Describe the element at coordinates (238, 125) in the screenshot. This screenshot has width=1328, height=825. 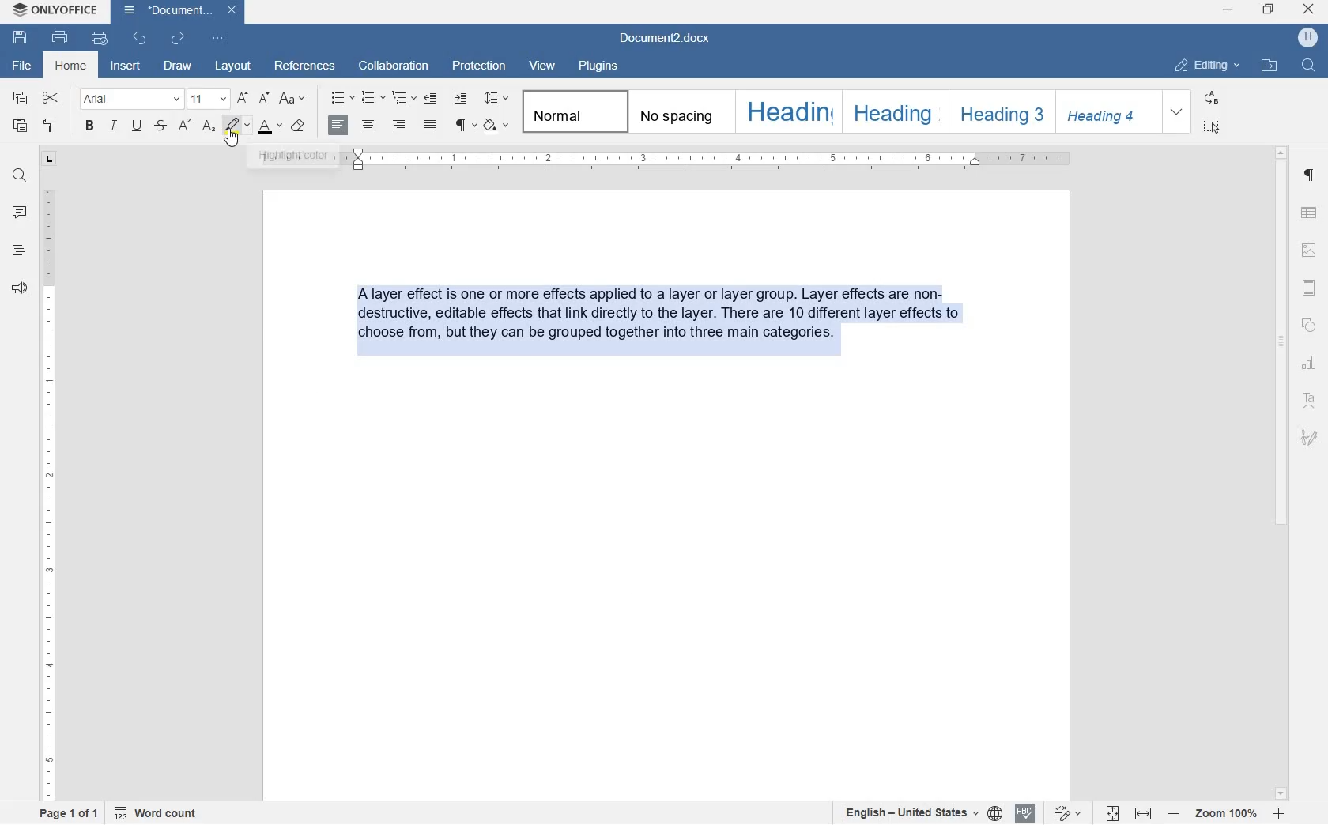
I see `HIGHLIGHT COLOR` at that location.